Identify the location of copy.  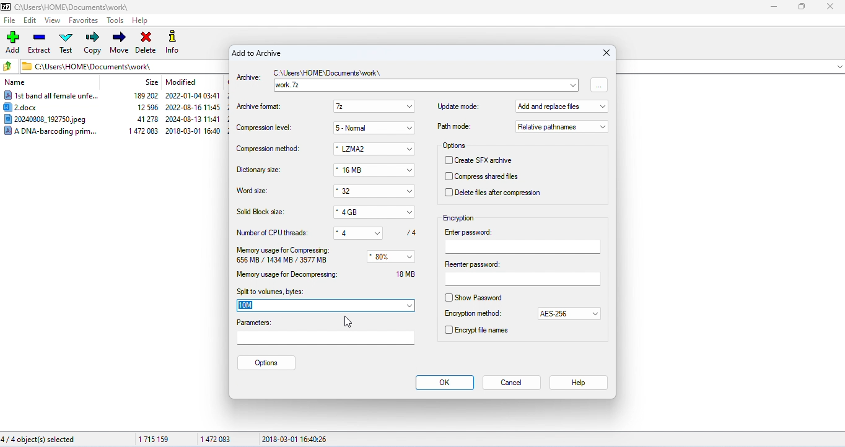
(94, 43).